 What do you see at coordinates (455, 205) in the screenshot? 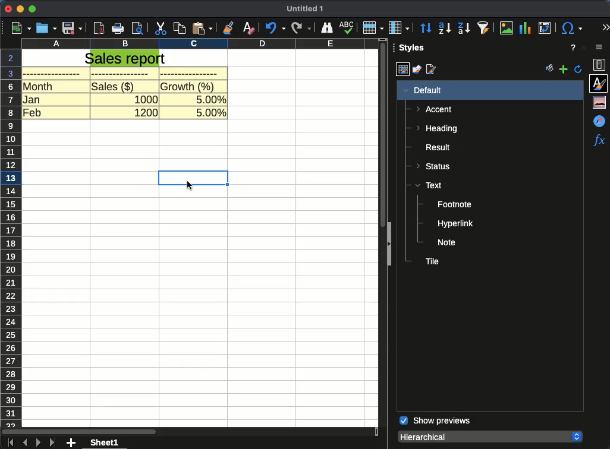
I see `footnote` at bounding box center [455, 205].